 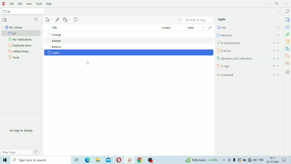 I want to click on more, so click(x=280, y=11).